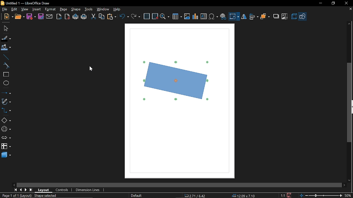  Describe the element at coordinates (344, 185) in the screenshot. I see `Move right` at that location.